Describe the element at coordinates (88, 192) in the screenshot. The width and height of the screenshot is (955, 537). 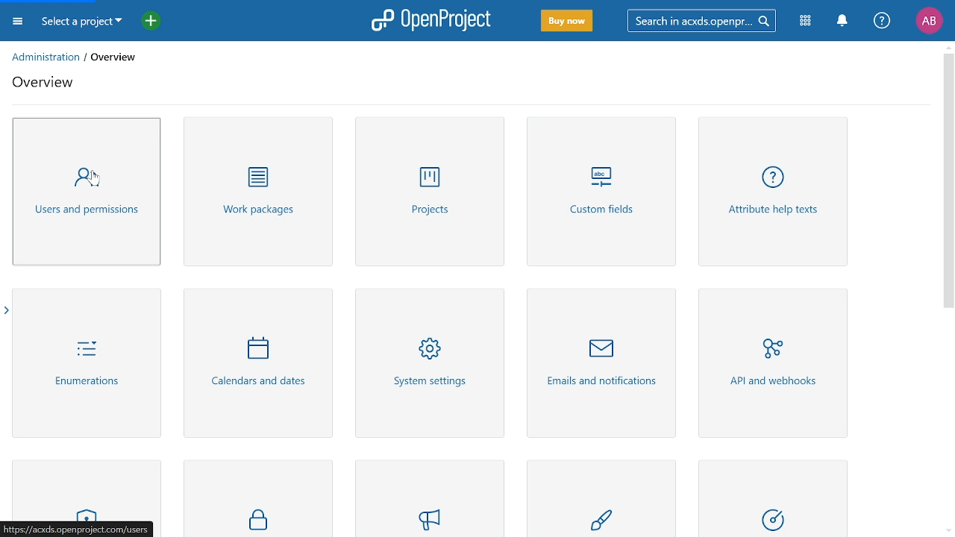
I see `users and permission` at that location.